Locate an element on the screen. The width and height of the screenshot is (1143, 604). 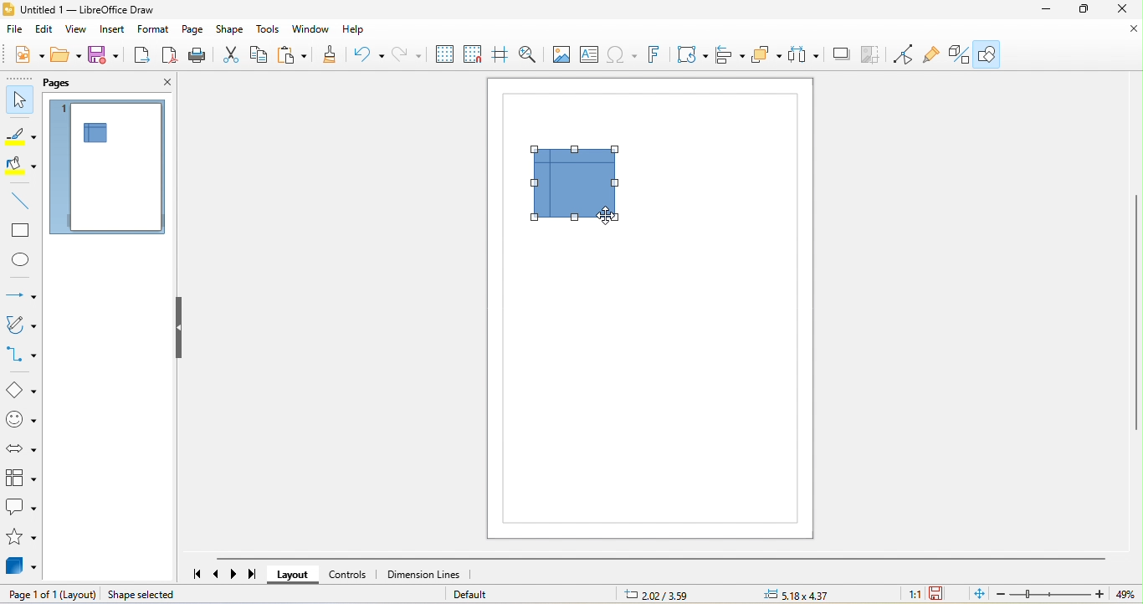
49% is located at coordinates (1128, 595).